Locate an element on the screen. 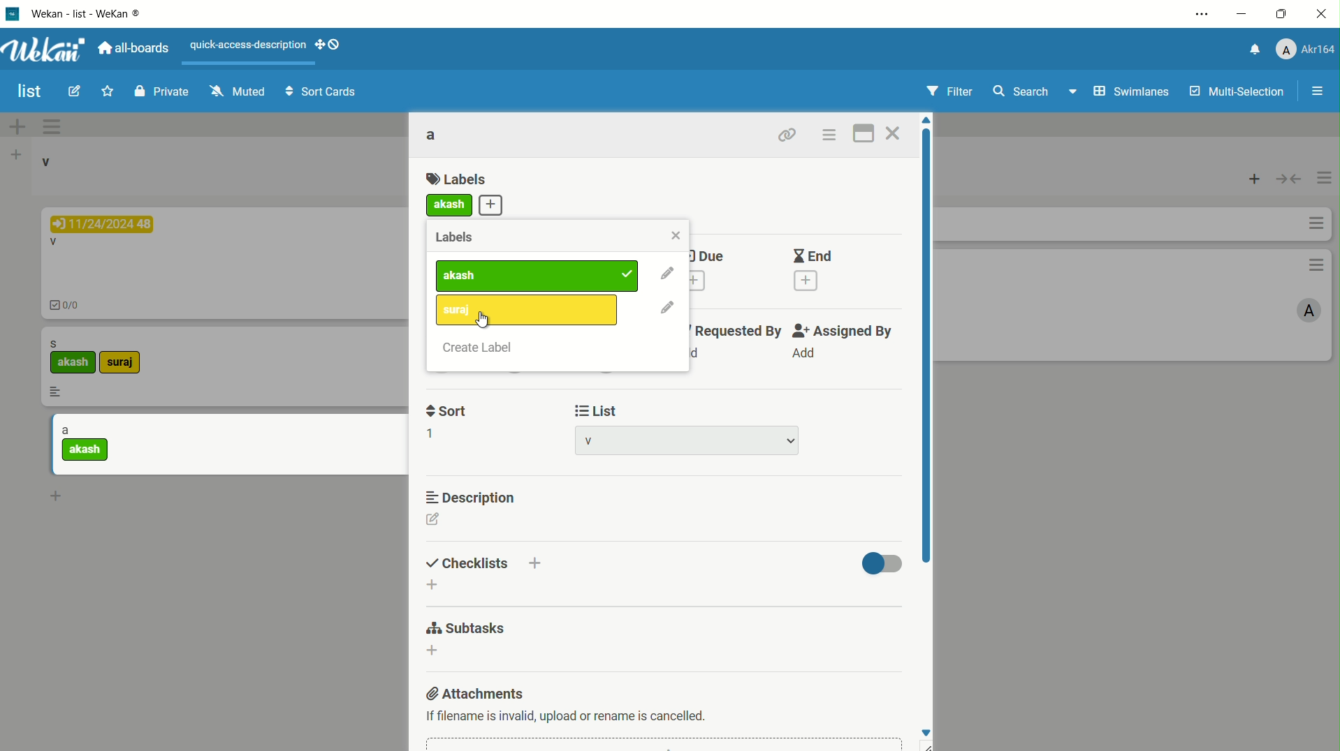 This screenshot has height=751, width=1340. minimize is located at coordinates (1244, 15).